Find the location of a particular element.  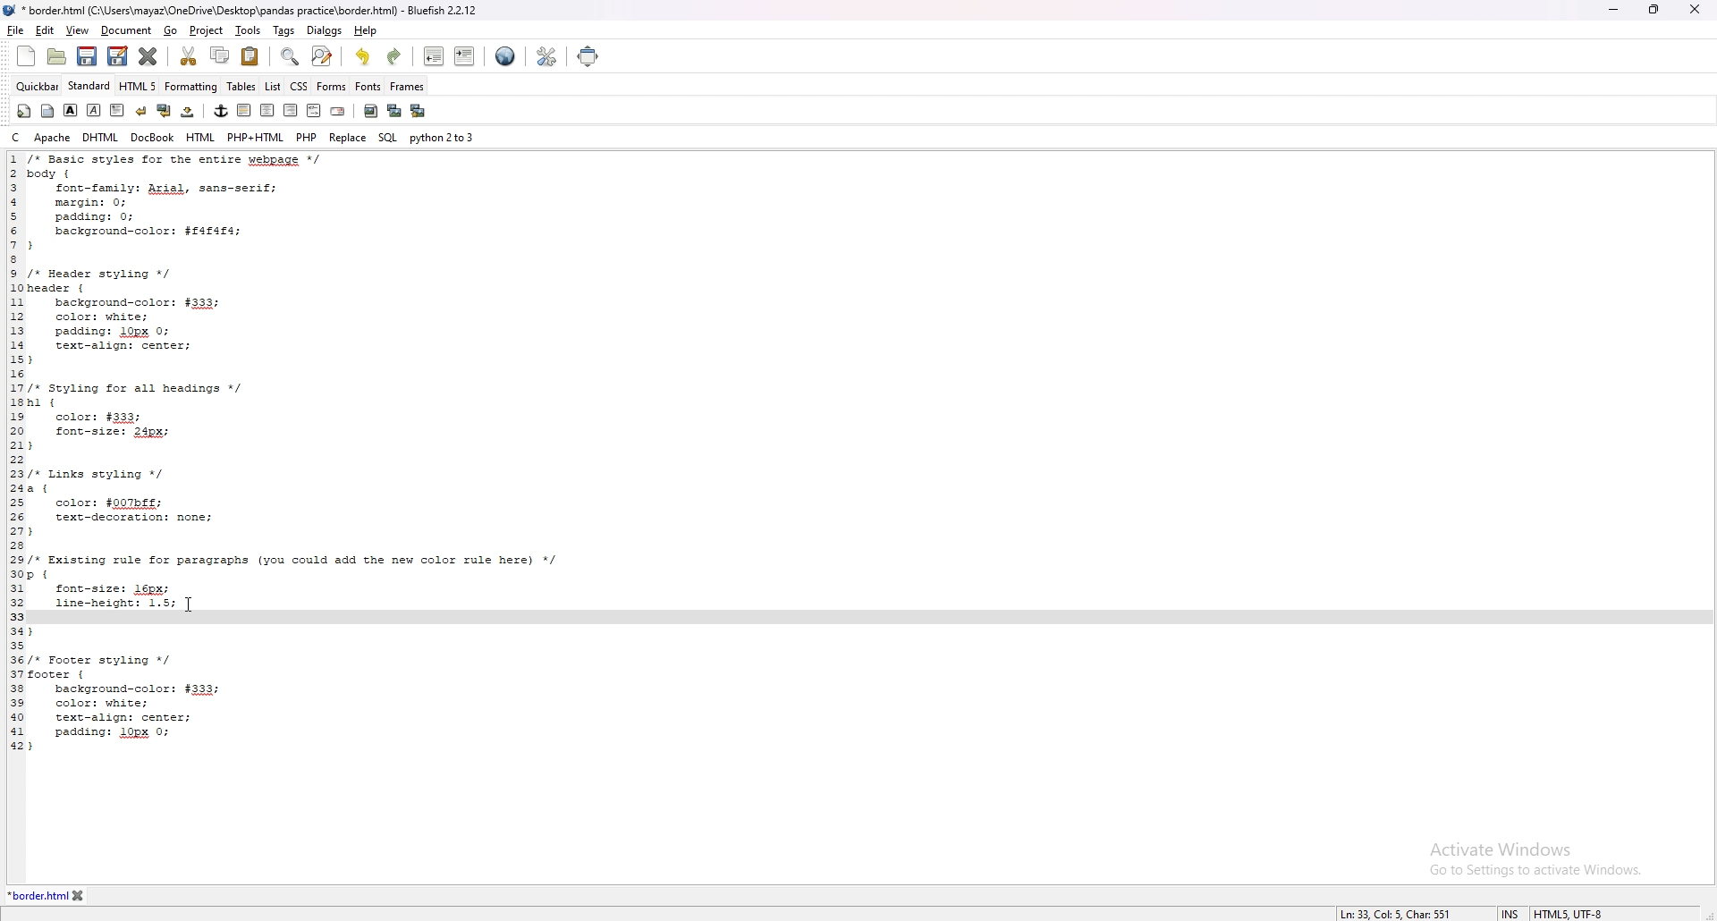

html is located at coordinates (200, 137).